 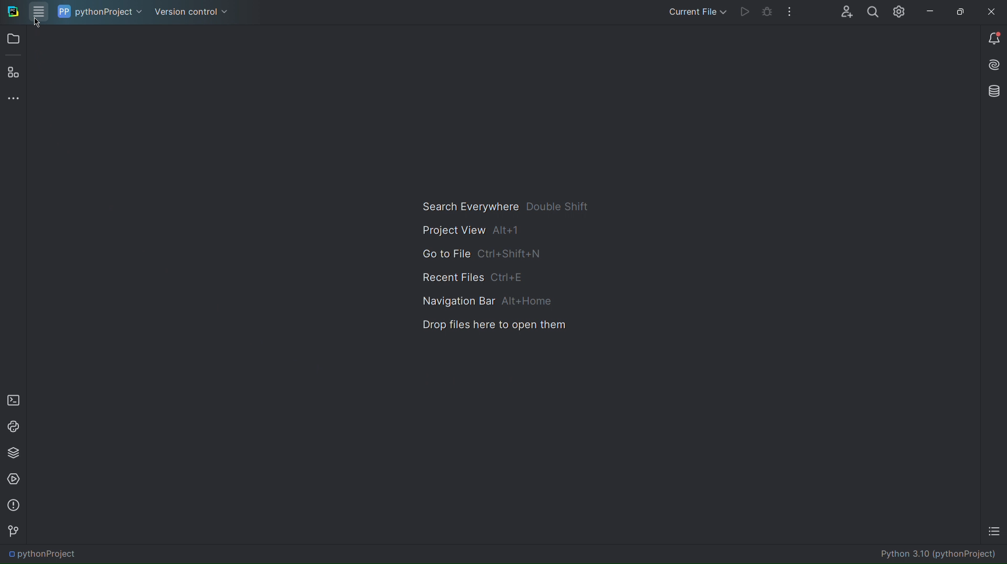 What do you see at coordinates (745, 13) in the screenshot?
I see `Run` at bounding box center [745, 13].